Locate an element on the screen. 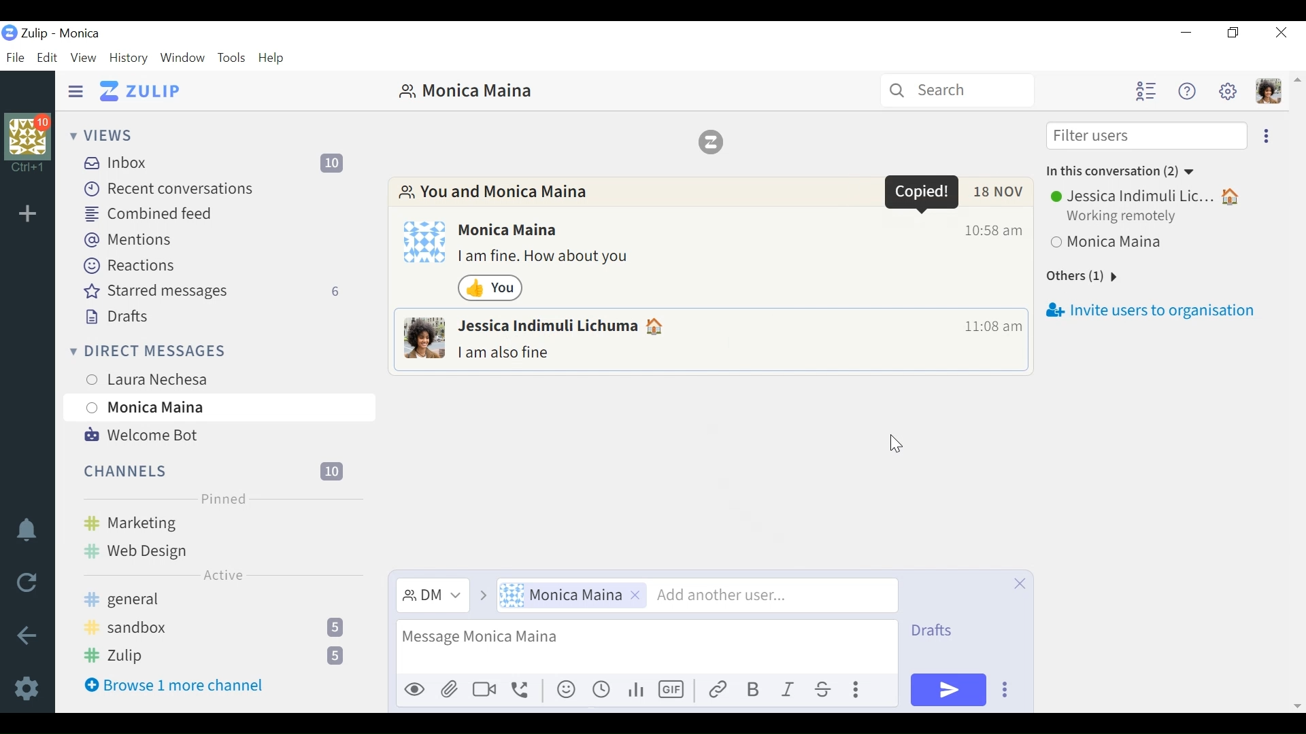  Time is located at coordinates (992, 230).